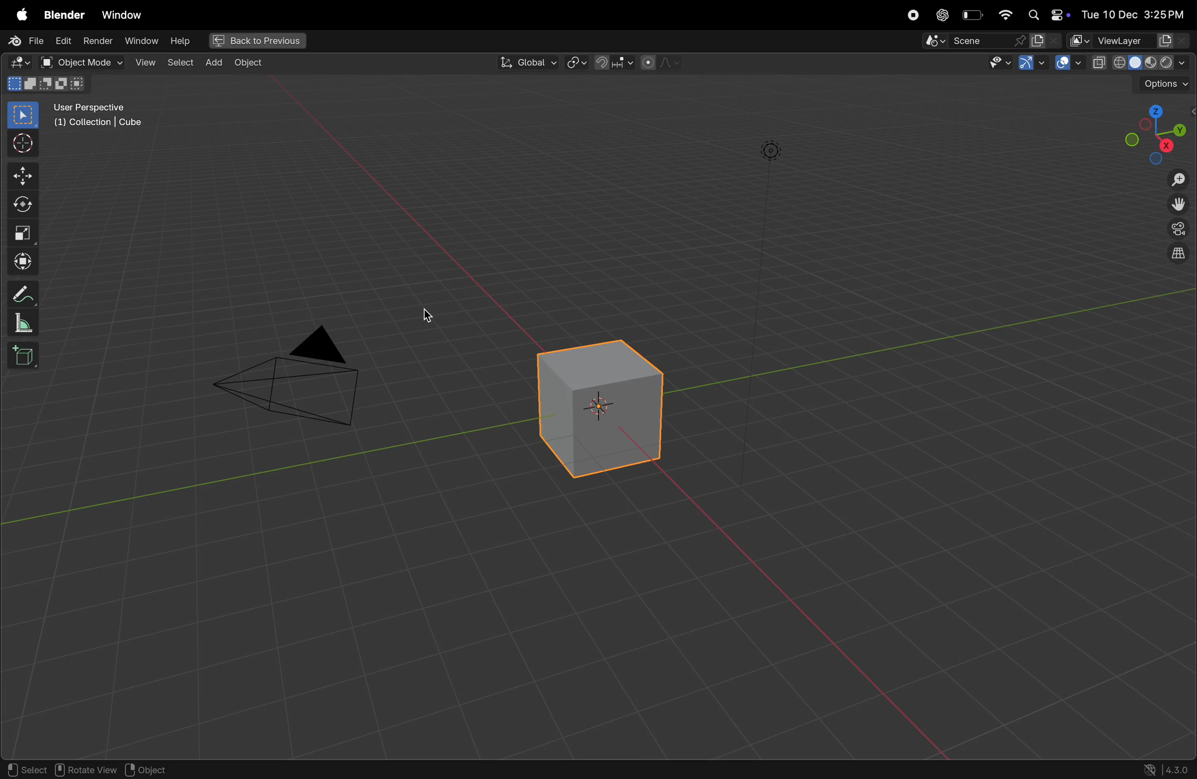 Image resolution: width=1197 pixels, height=779 pixels. What do you see at coordinates (435, 319) in the screenshot?
I see `cursor` at bounding box center [435, 319].